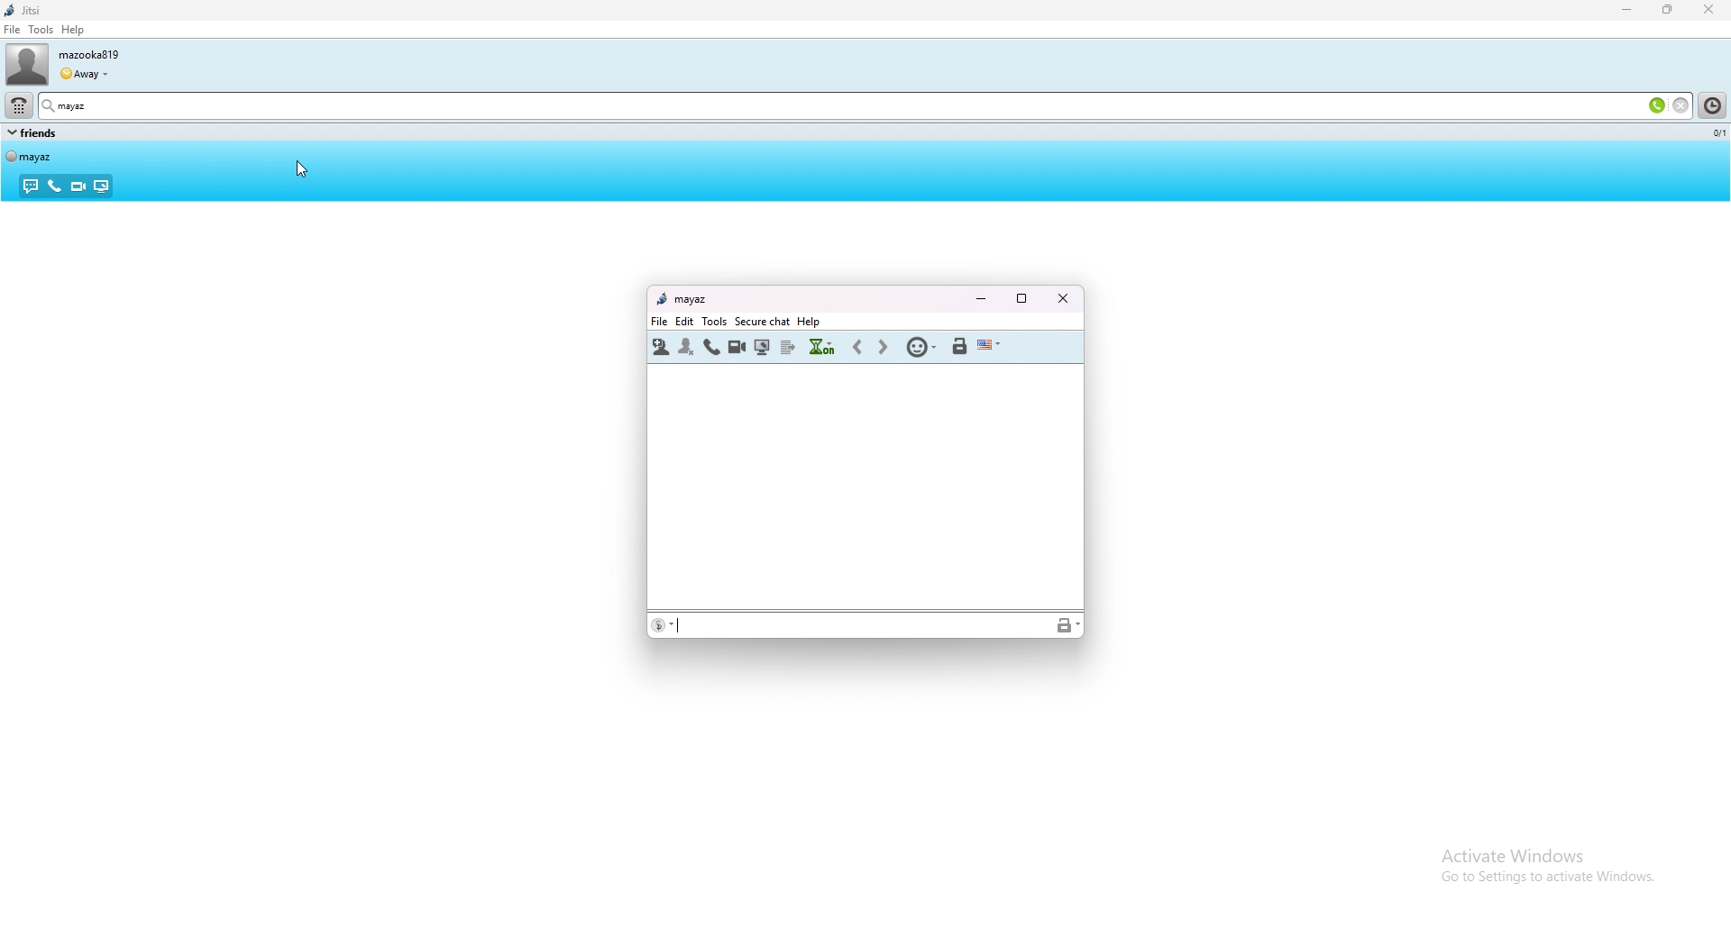 This screenshot has height=928, width=1731. Describe the element at coordinates (737, 347) in the screenshot. I see `call contact` at that location.